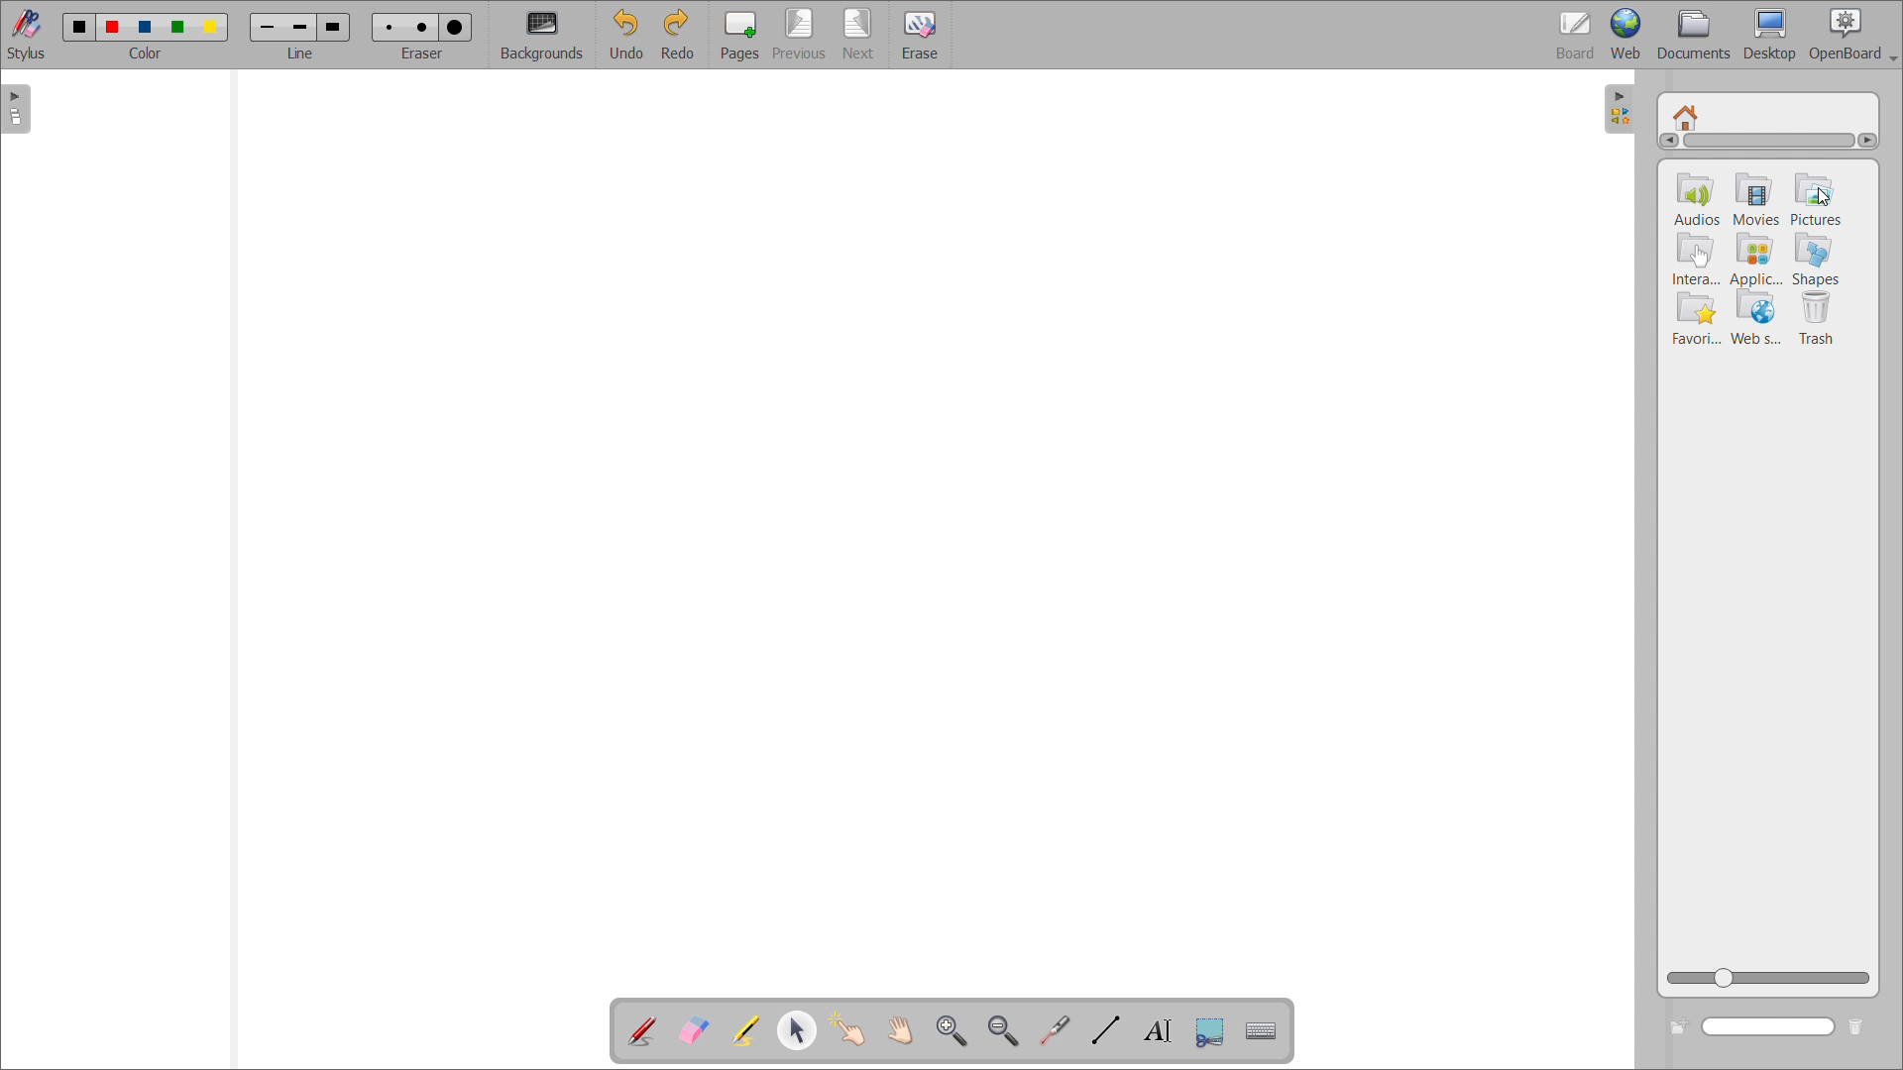 The width and height of the screenshot is (1903, 1070). Describe the element at coordinates (15, 110) in the screenshot. I see `open pages view` at that location.